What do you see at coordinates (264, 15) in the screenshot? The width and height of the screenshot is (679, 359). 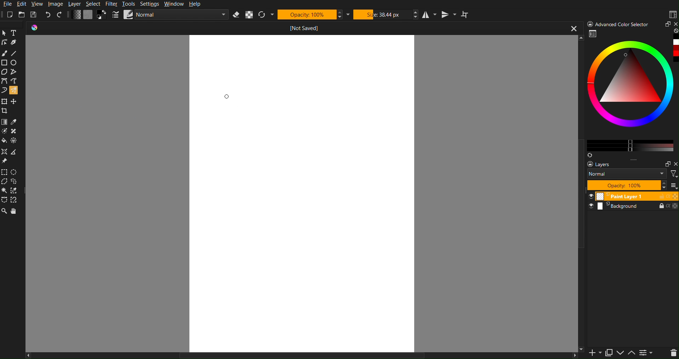 I see `Refresh` at bounding box center [264, 15].